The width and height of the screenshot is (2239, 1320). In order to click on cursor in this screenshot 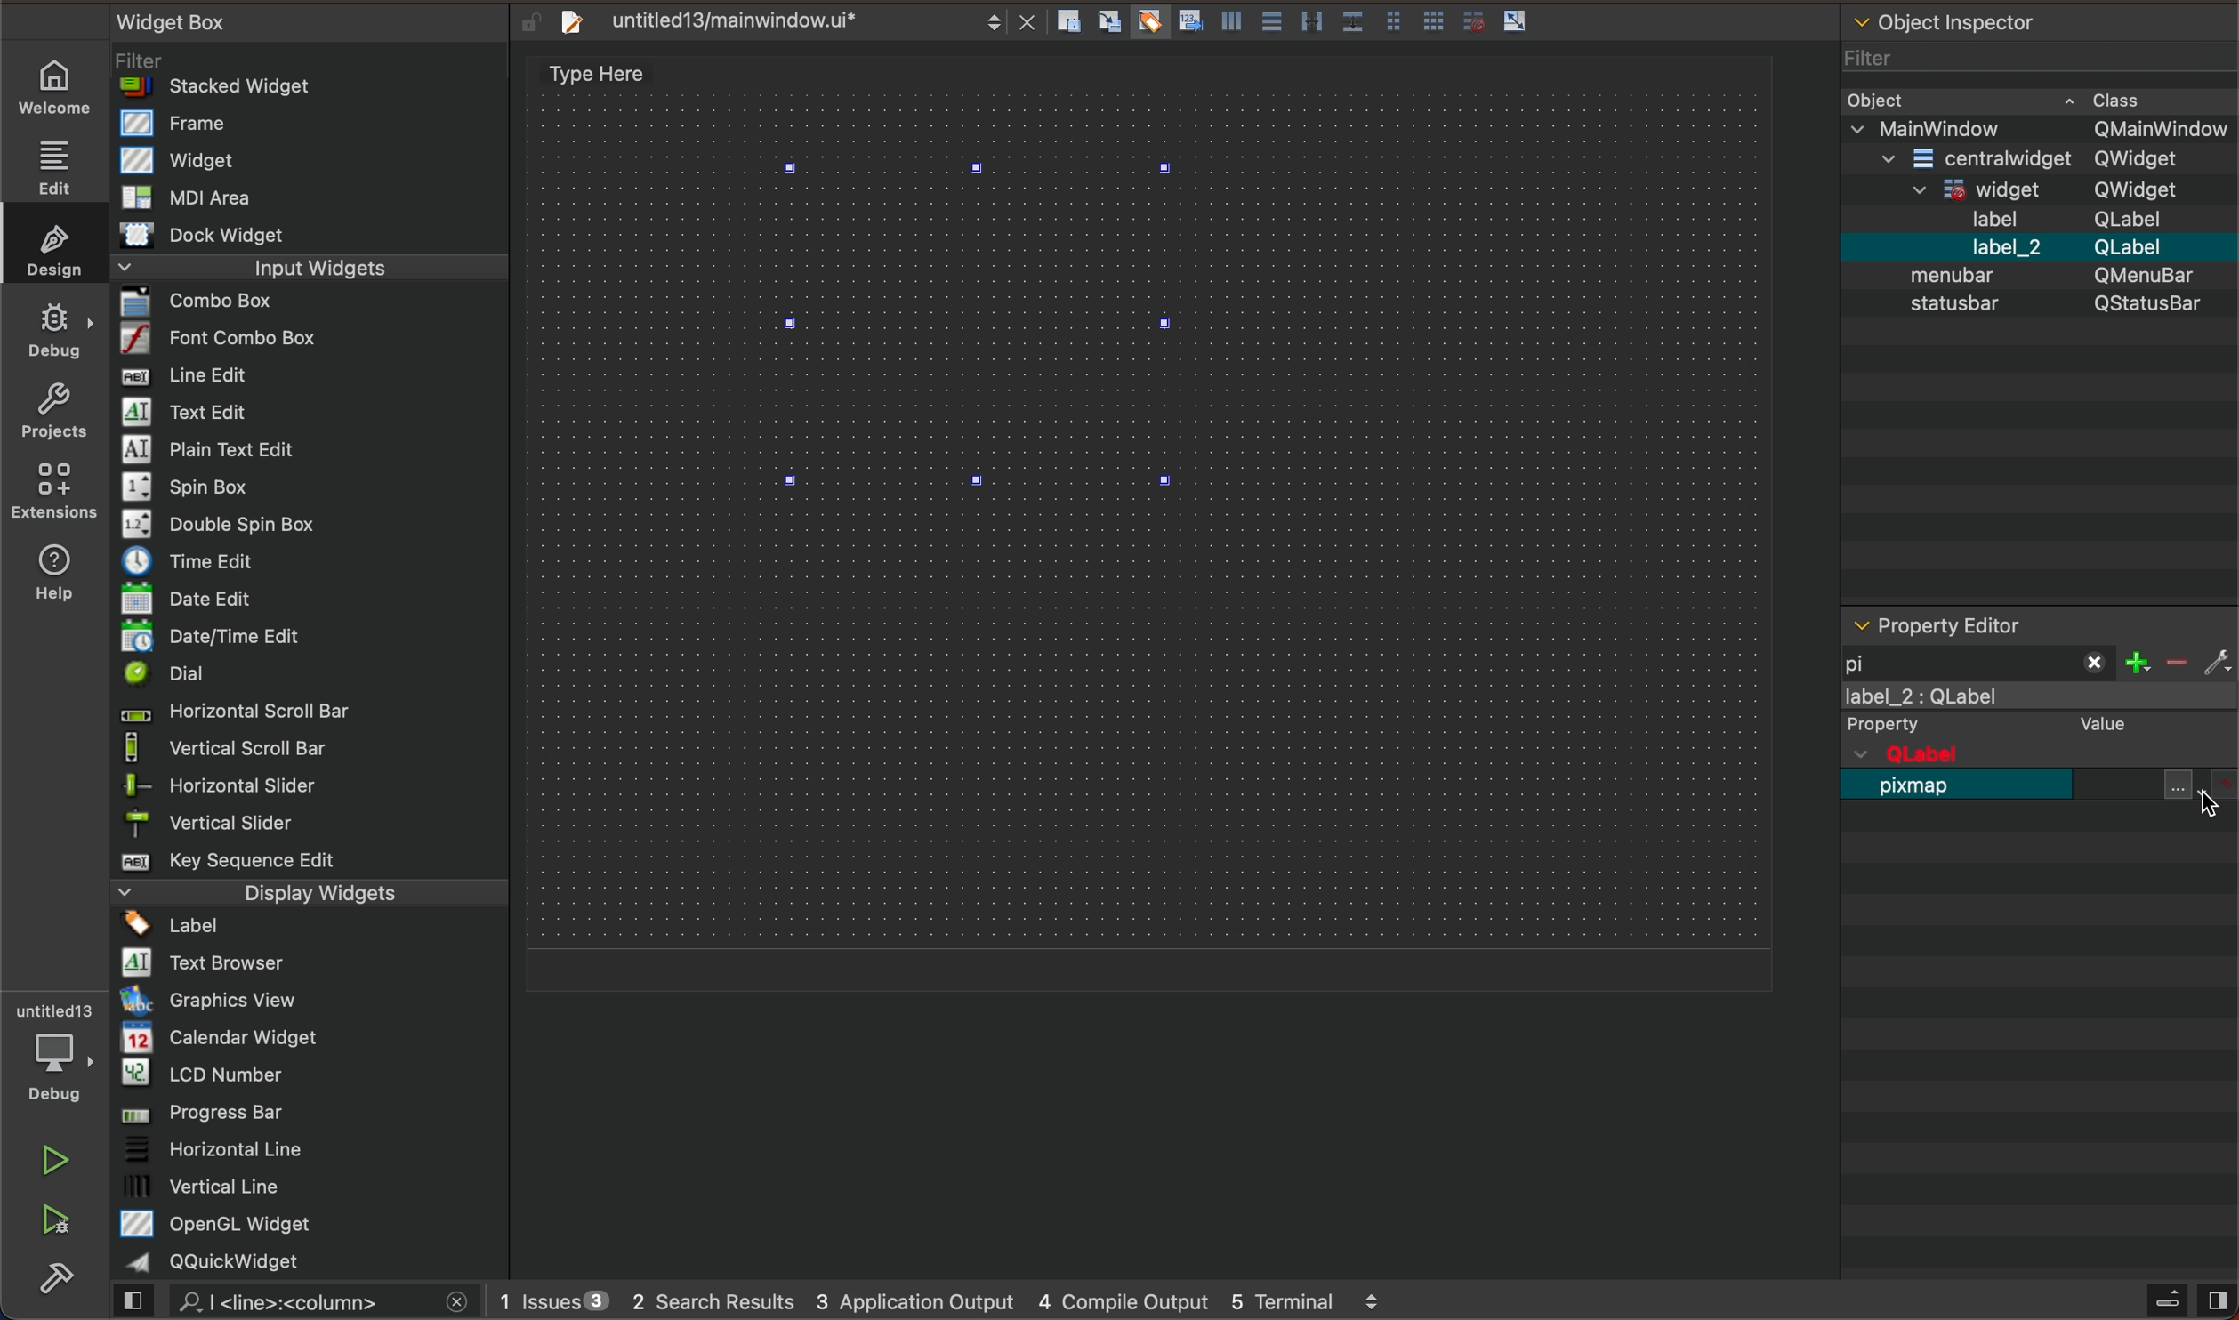, I will do `click(2202, 815)`.